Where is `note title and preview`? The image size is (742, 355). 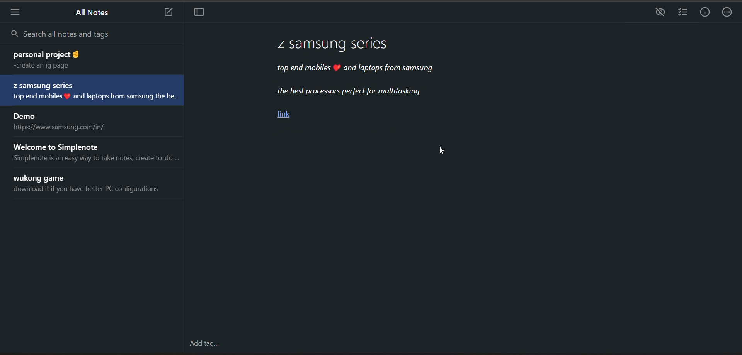 note title and preview is located at coordinates (83, 59).